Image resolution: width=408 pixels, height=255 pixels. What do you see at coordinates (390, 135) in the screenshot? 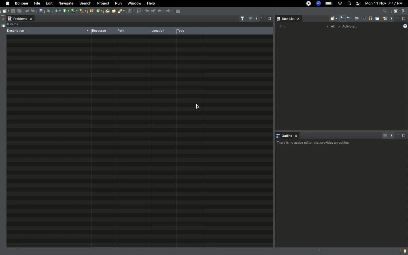
I see `View menu` at bounding box center [390, 135].